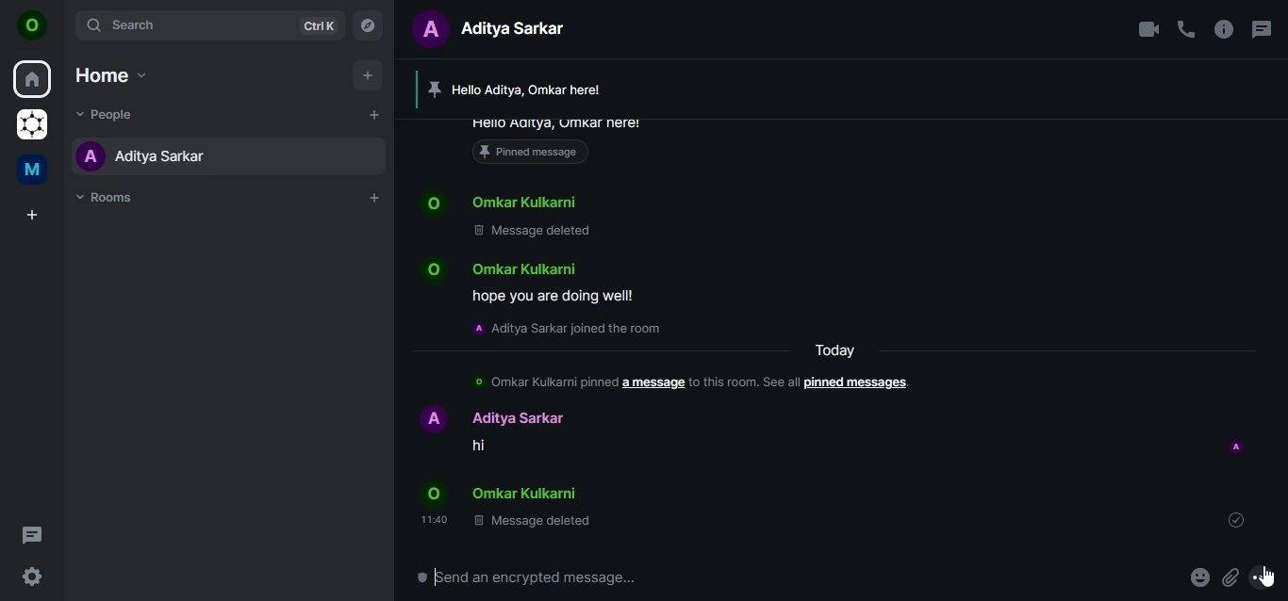 Image resolution: width=1288 pixels, height=601 pixels. Describe the element at coordinates (510, 468) in the screenshot. I see `Name hi Name © Message deleted` at that location.